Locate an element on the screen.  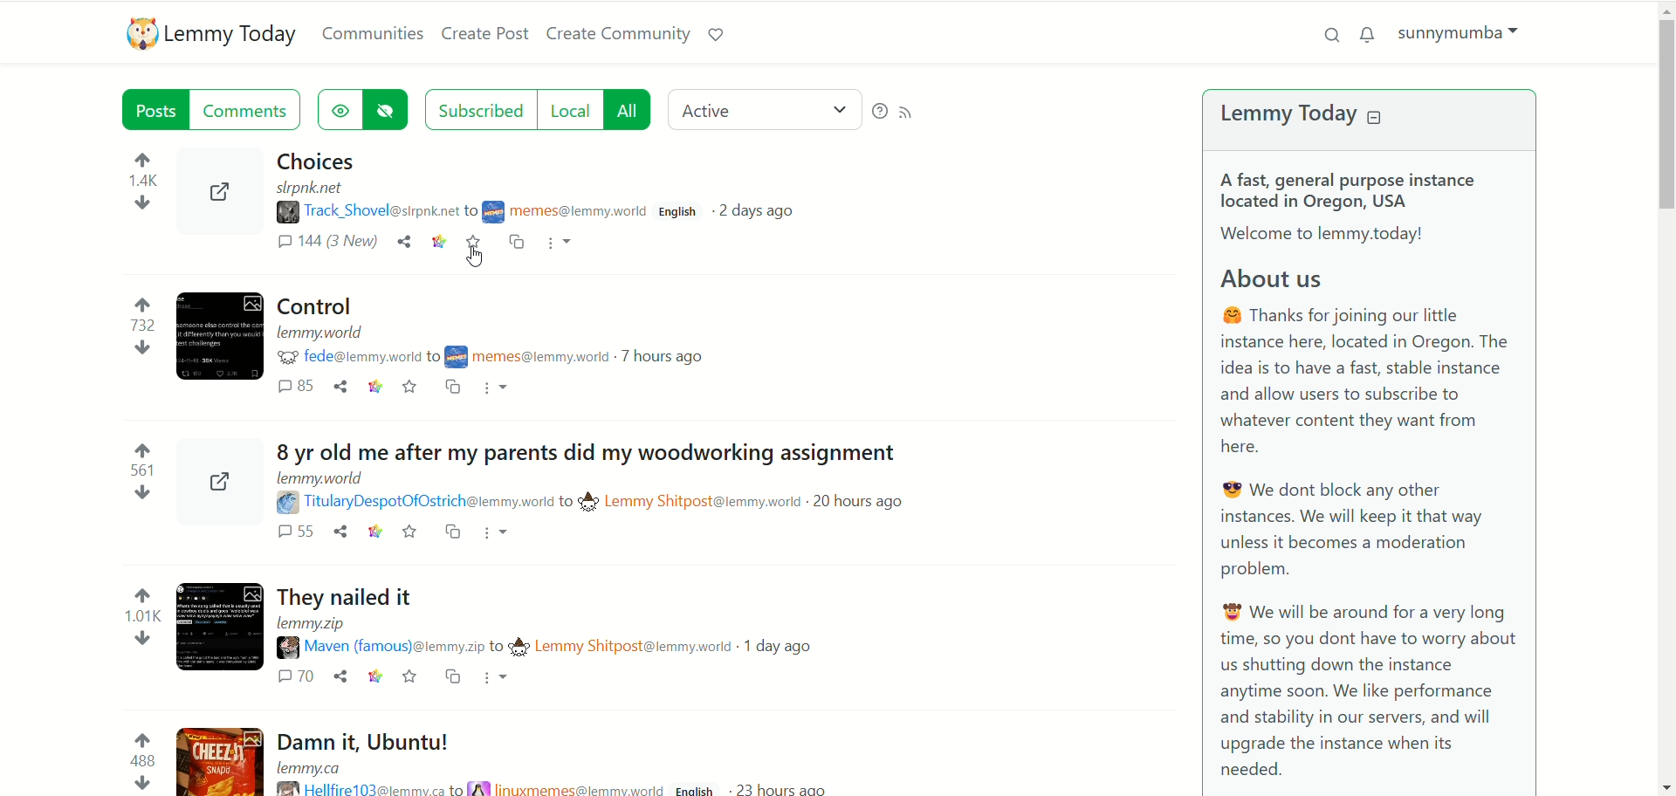
A brief about Lemmy Today is located at coordinates (1366, 472).